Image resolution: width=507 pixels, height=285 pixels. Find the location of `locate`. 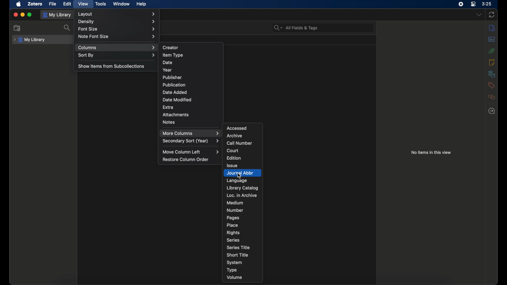

locate is located at coordinates (492, 111).